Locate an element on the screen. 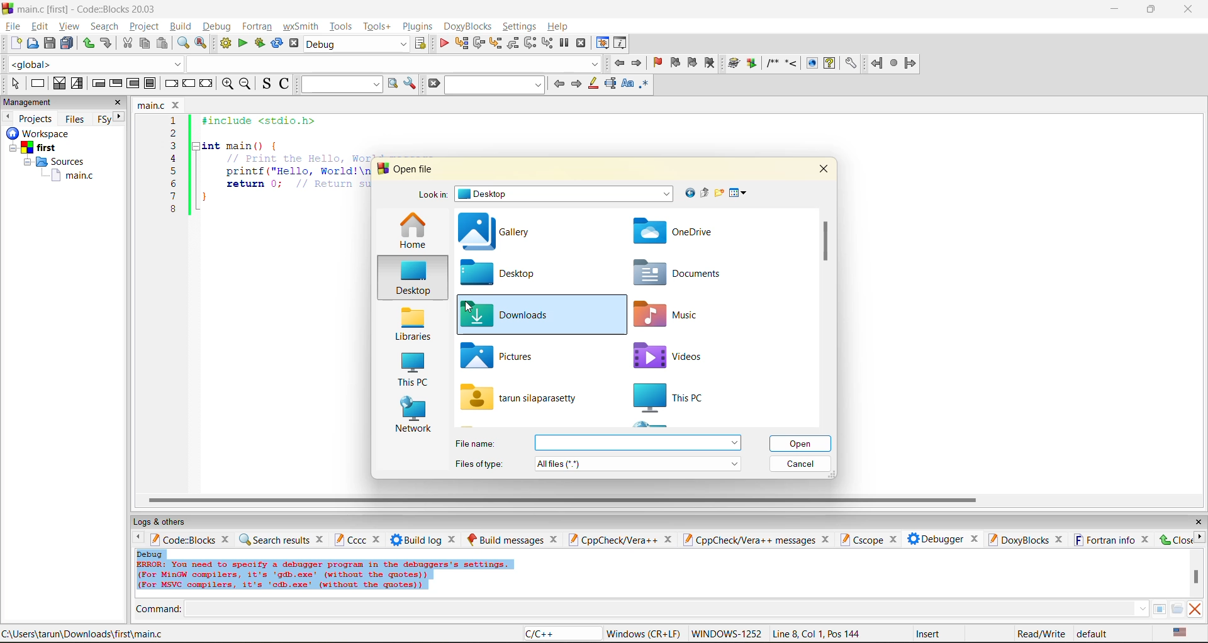 The height and width of the screenshot is (643, 1208). select is located at coordinates (15, 83).